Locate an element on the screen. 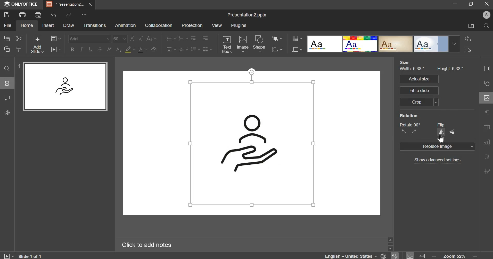 This screenshot has width=493, height=259. slide 1 on 1 is located at coordinates (21, 256).